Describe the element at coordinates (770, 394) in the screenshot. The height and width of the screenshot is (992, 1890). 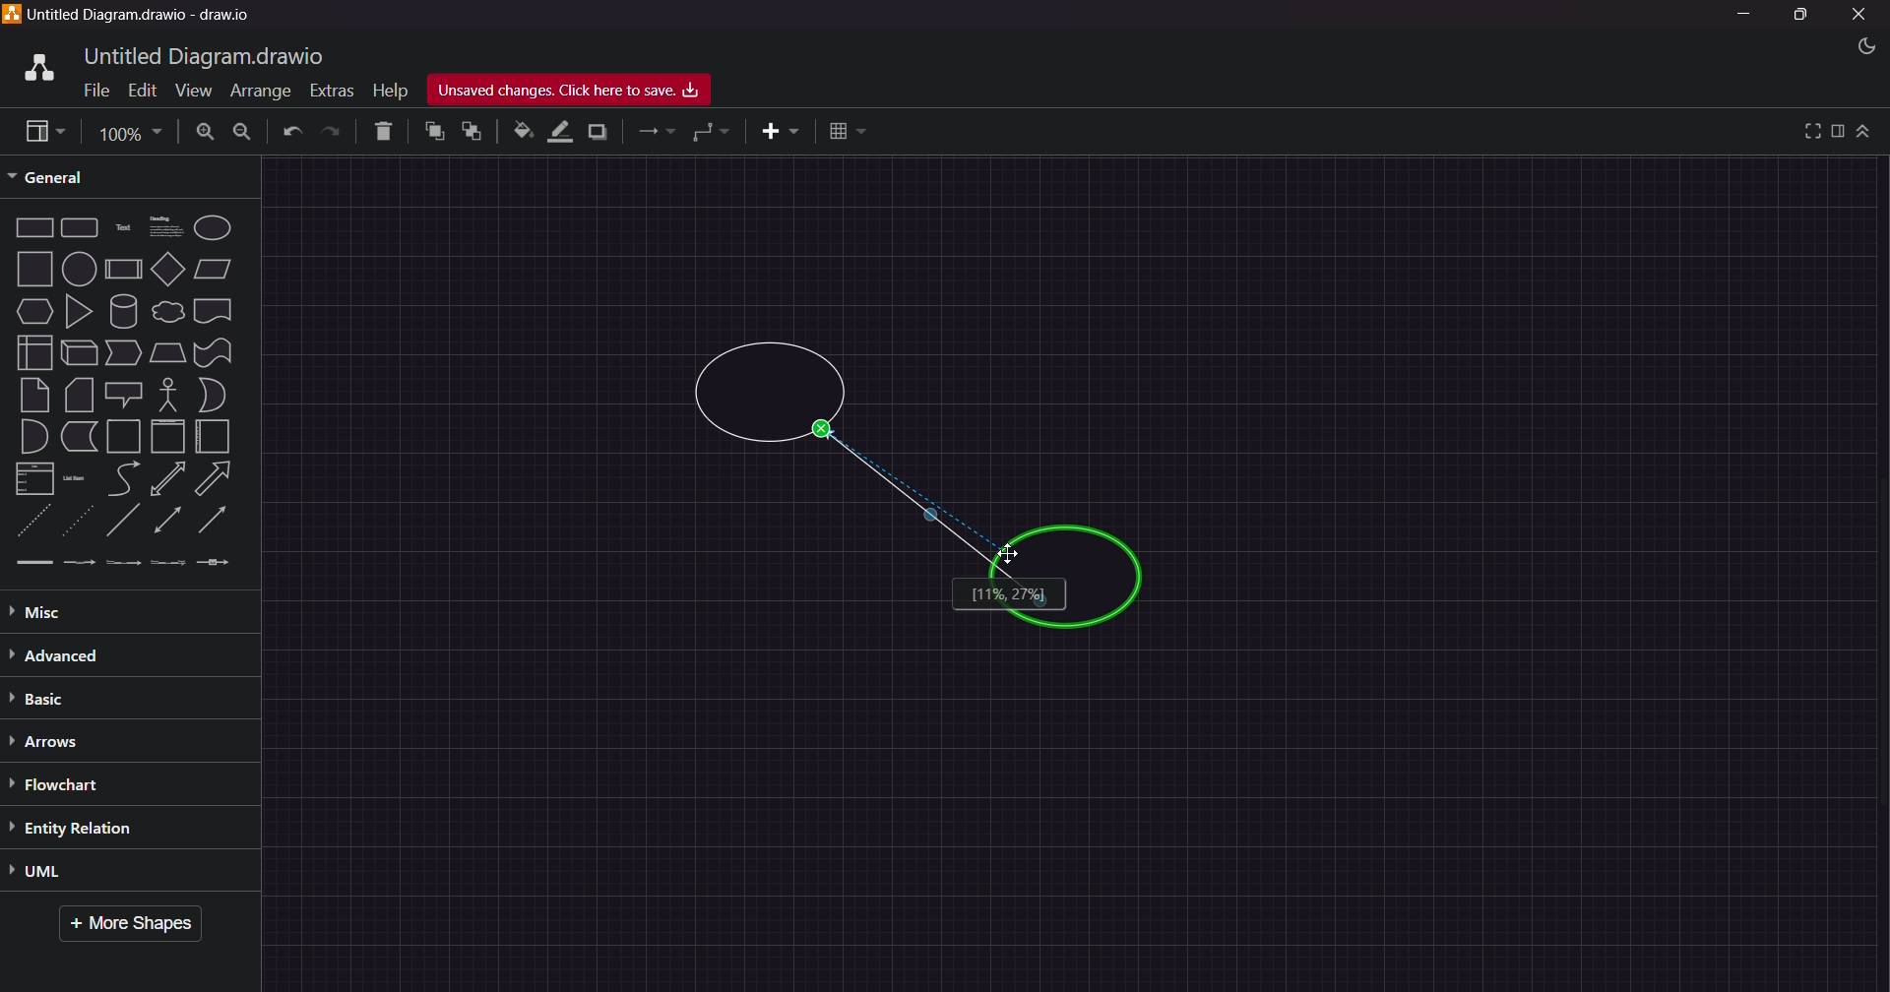
I see `Circle 1` at that location.